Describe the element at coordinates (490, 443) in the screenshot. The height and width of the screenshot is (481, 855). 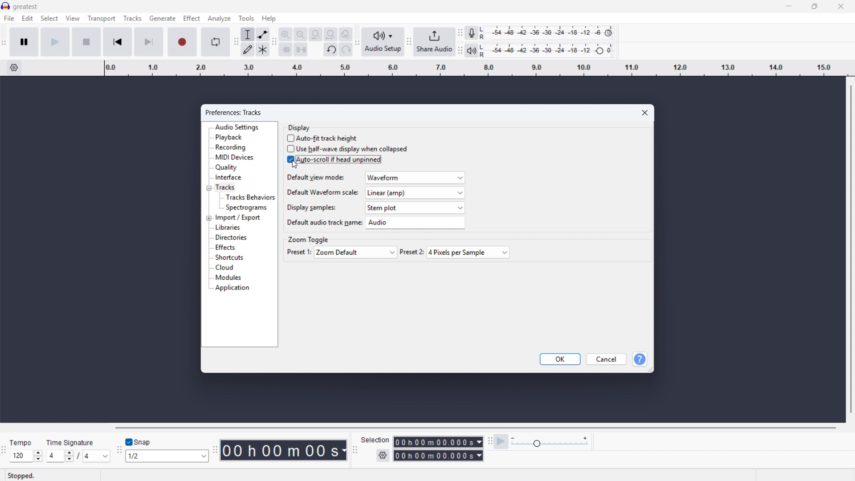
I see `Play at speed toolbar ` at that location.